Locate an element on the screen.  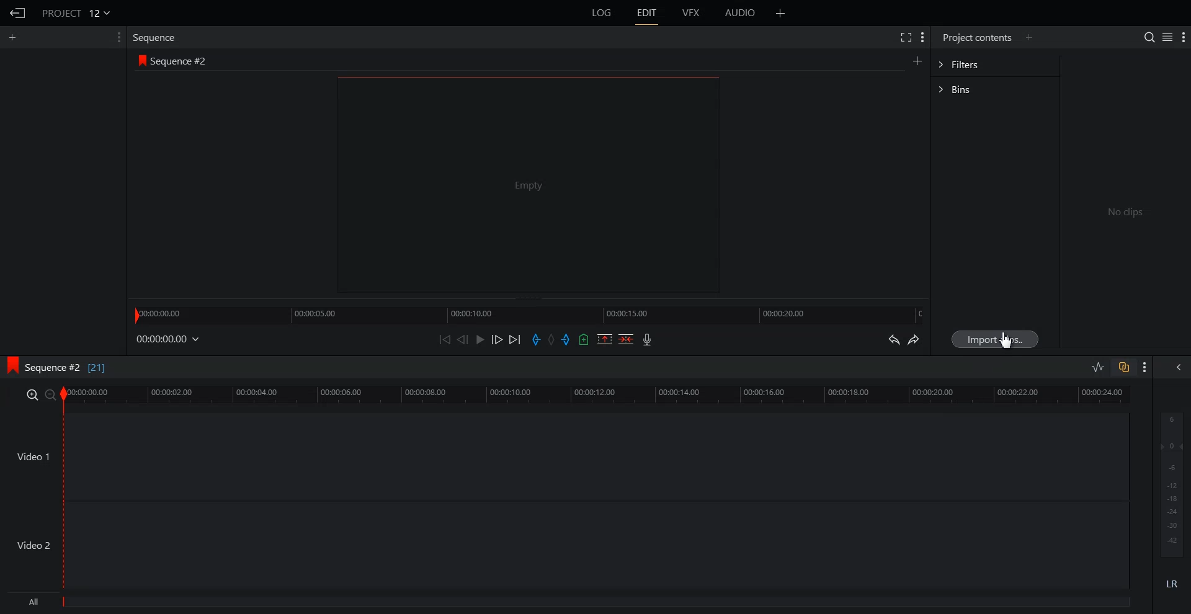
Zoom In and Out is located at coordinates (41, 395).